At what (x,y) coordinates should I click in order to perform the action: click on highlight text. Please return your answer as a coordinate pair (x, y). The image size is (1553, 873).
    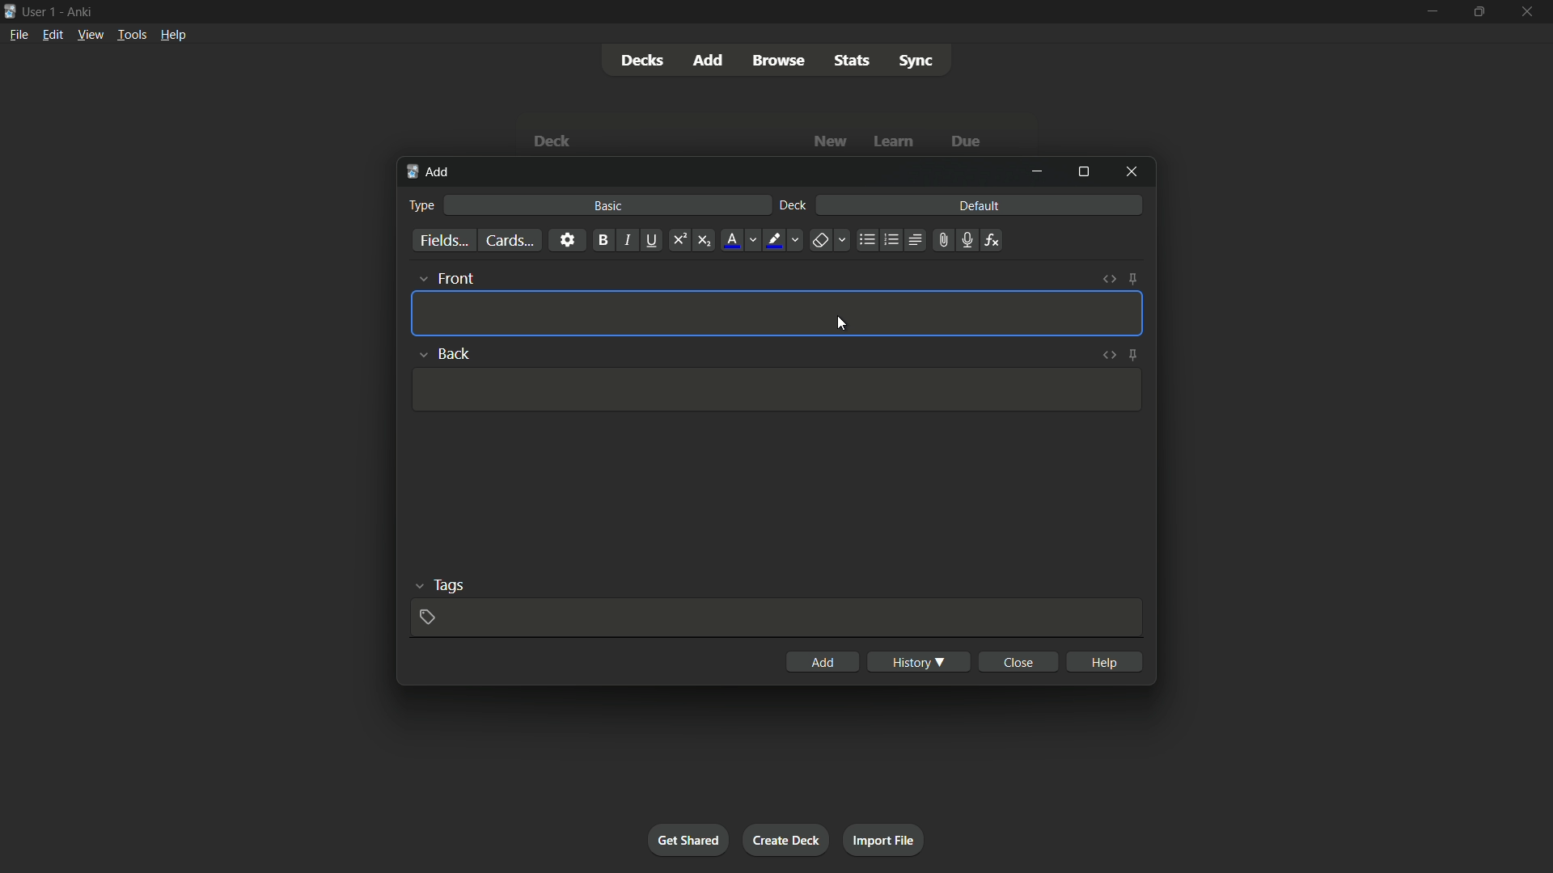
    Looking at the image, I should click on (772, 241).